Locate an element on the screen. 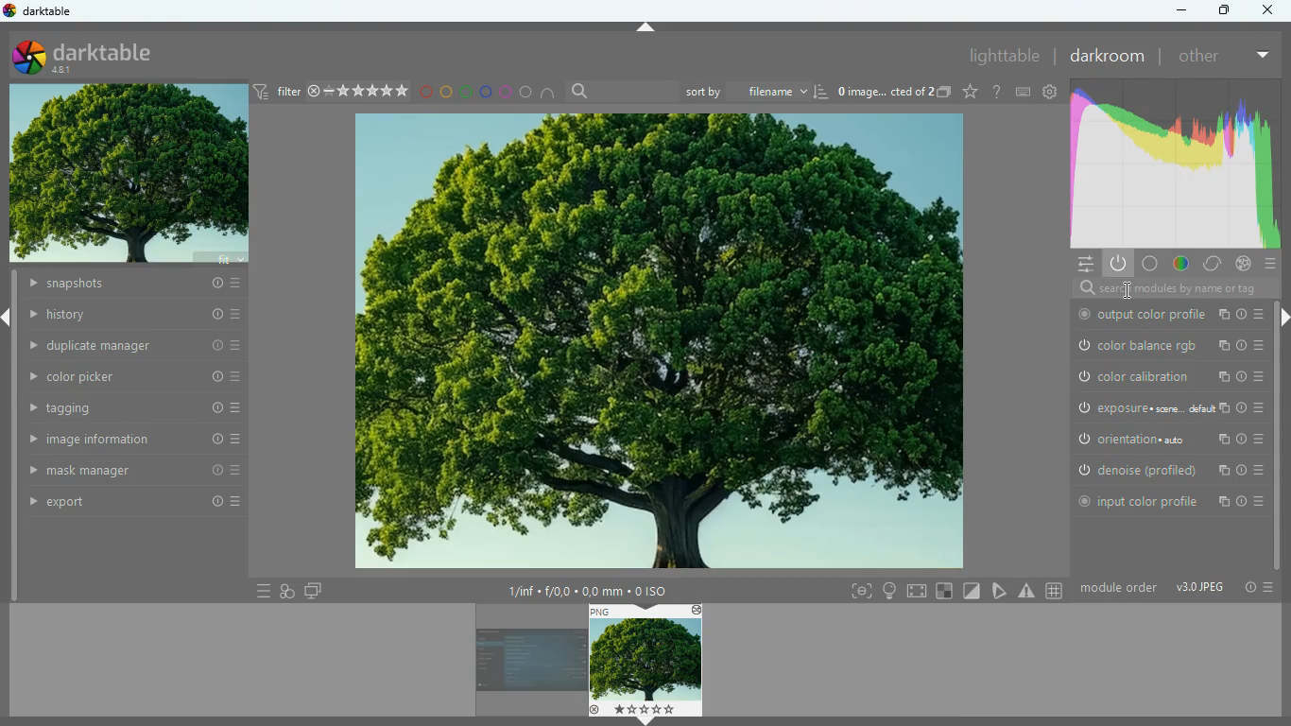  image is located at coordinates (127, 172).